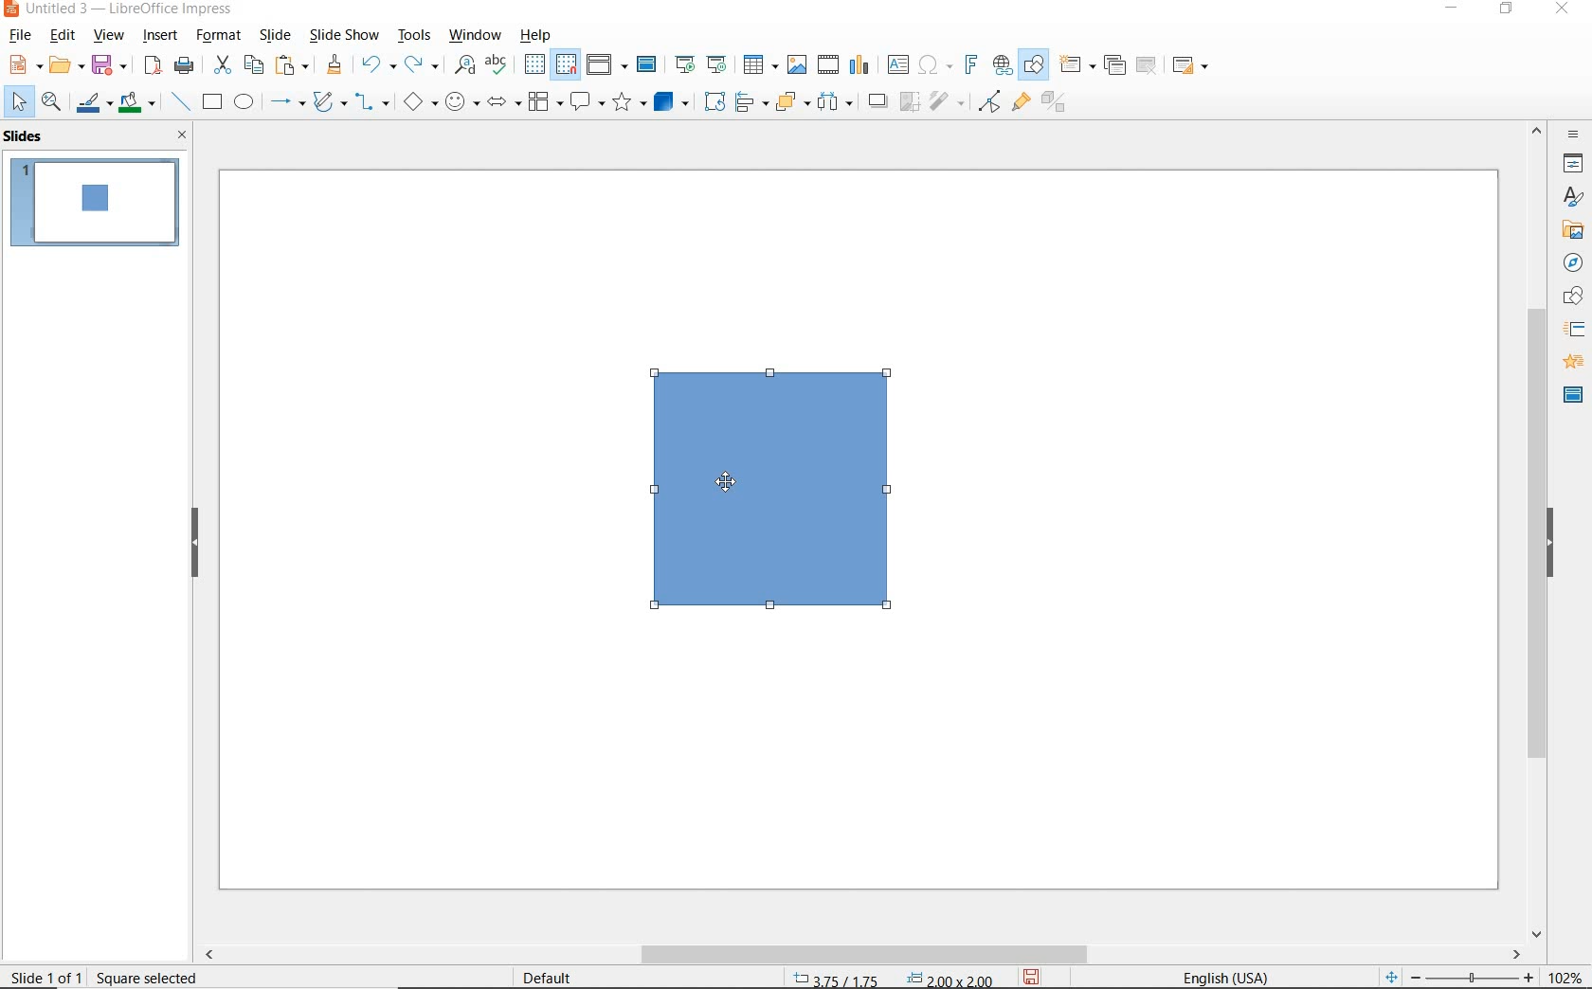  Describe the element at coordinates (50, 101) in the screenshot. I see `zoom & pan` at that location.